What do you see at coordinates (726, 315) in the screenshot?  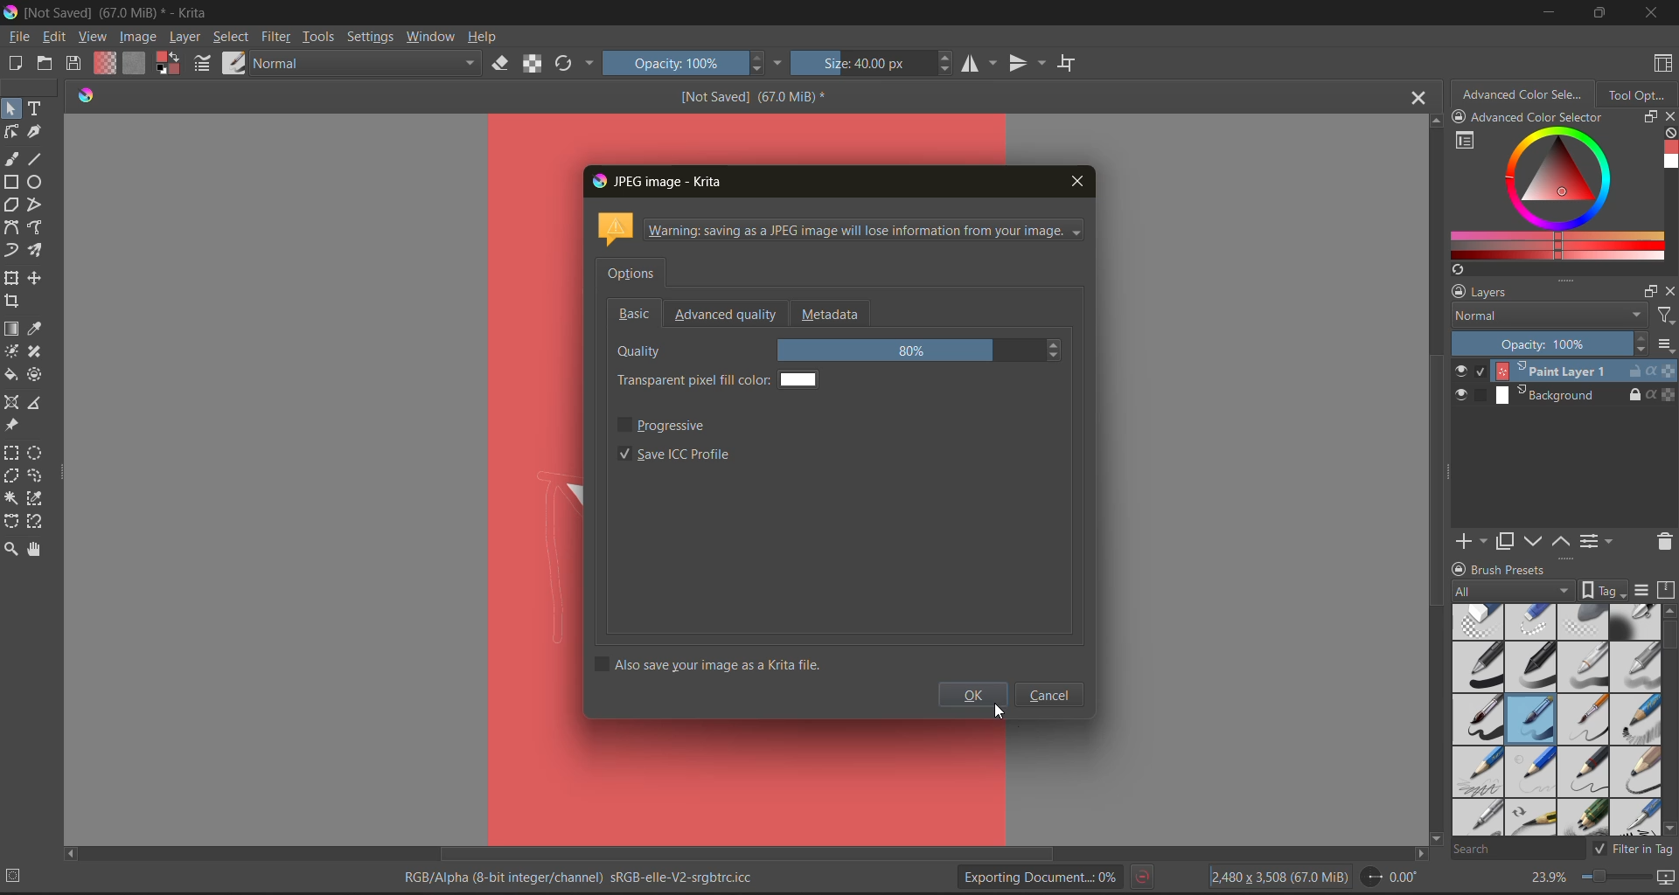 I see `advanced quality` at bounding box center [726, 315].